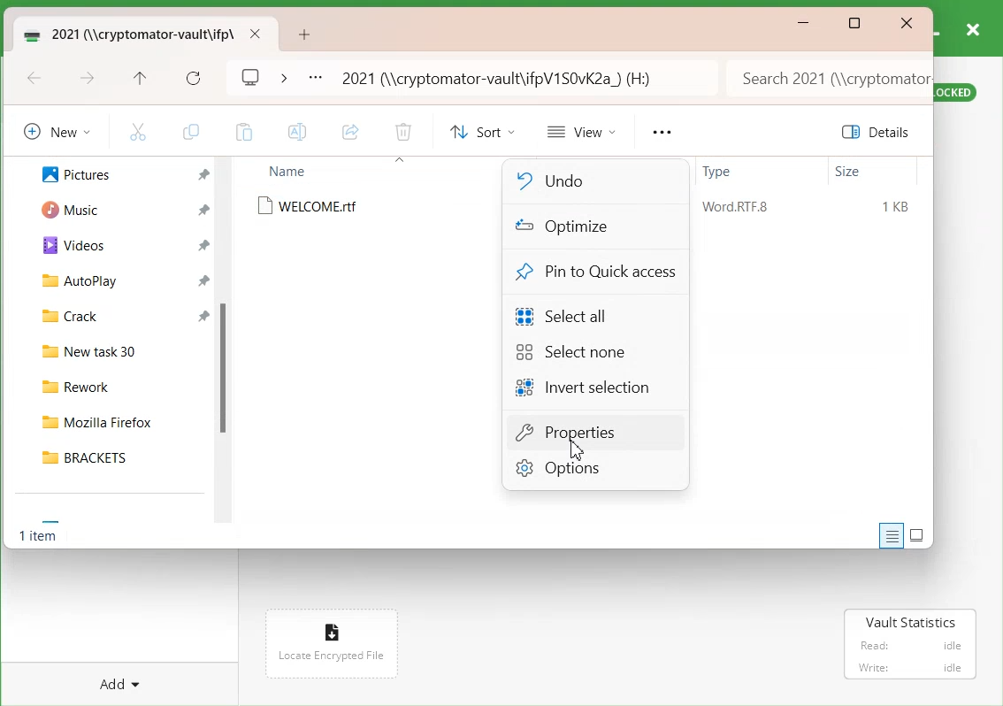 The height and width of the screenshot is (706, 1003). Describe the element at coordinates (227, 346) in the screenshot. I see `Scroll` at that location.